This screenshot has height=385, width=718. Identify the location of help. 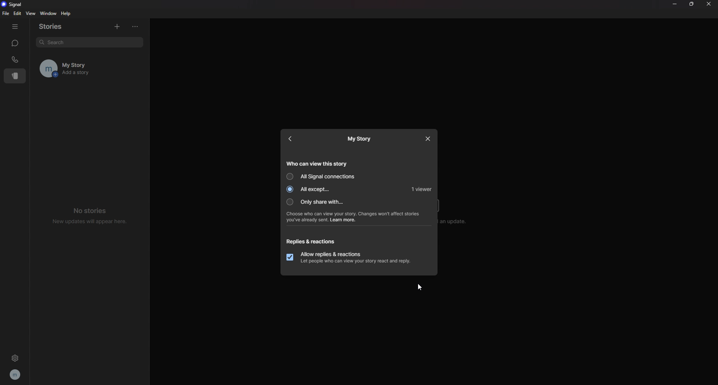
(67, 13).